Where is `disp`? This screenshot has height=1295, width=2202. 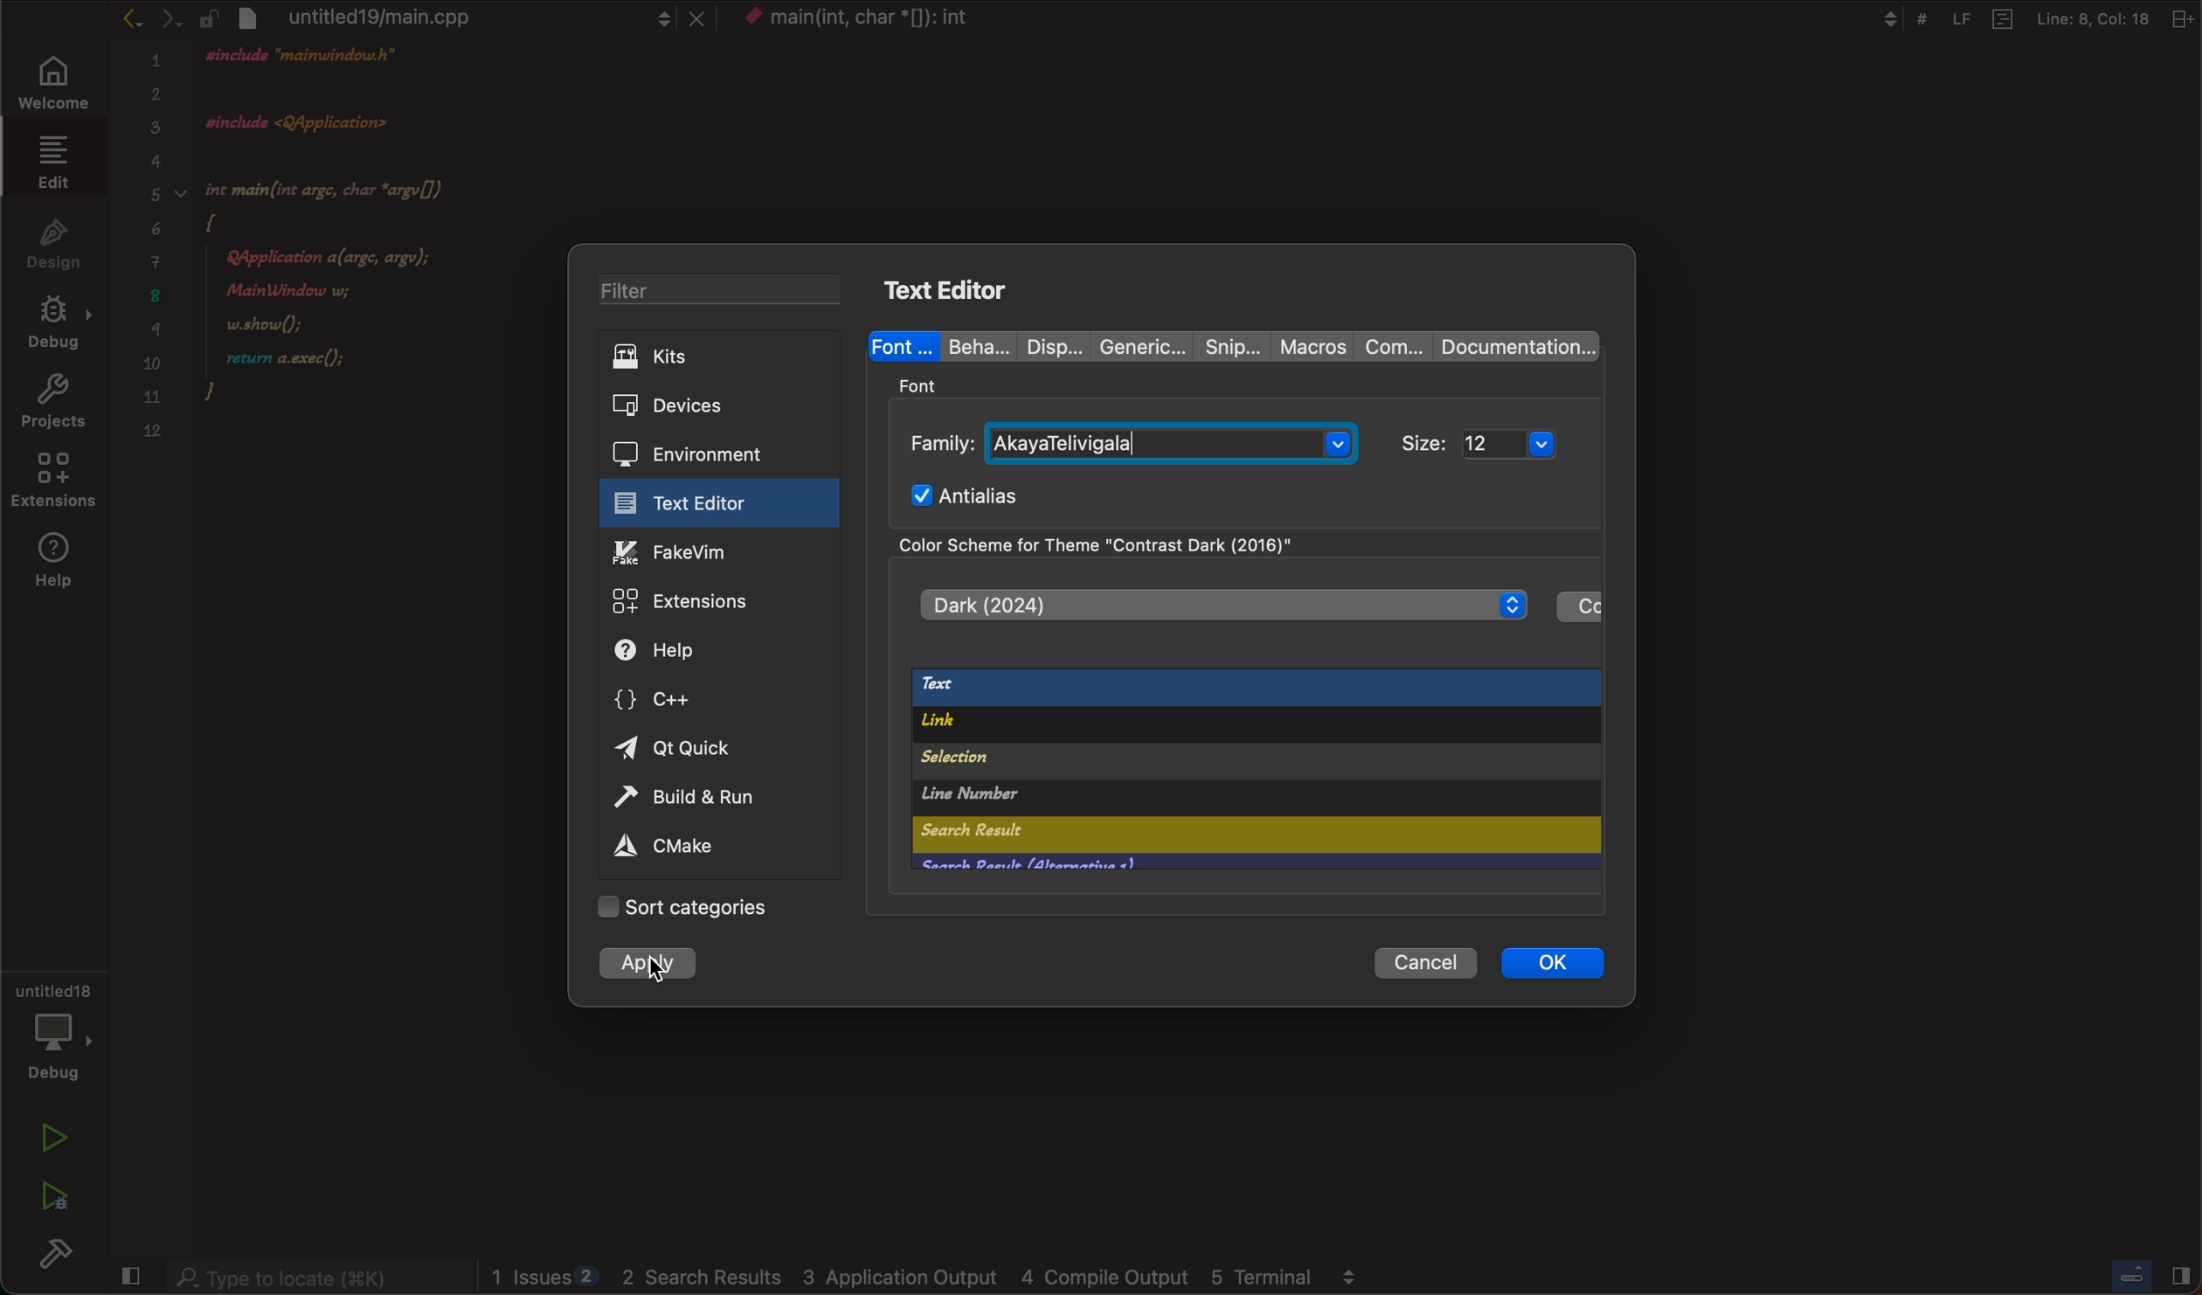
disp is located at coordinates (1042, 346).